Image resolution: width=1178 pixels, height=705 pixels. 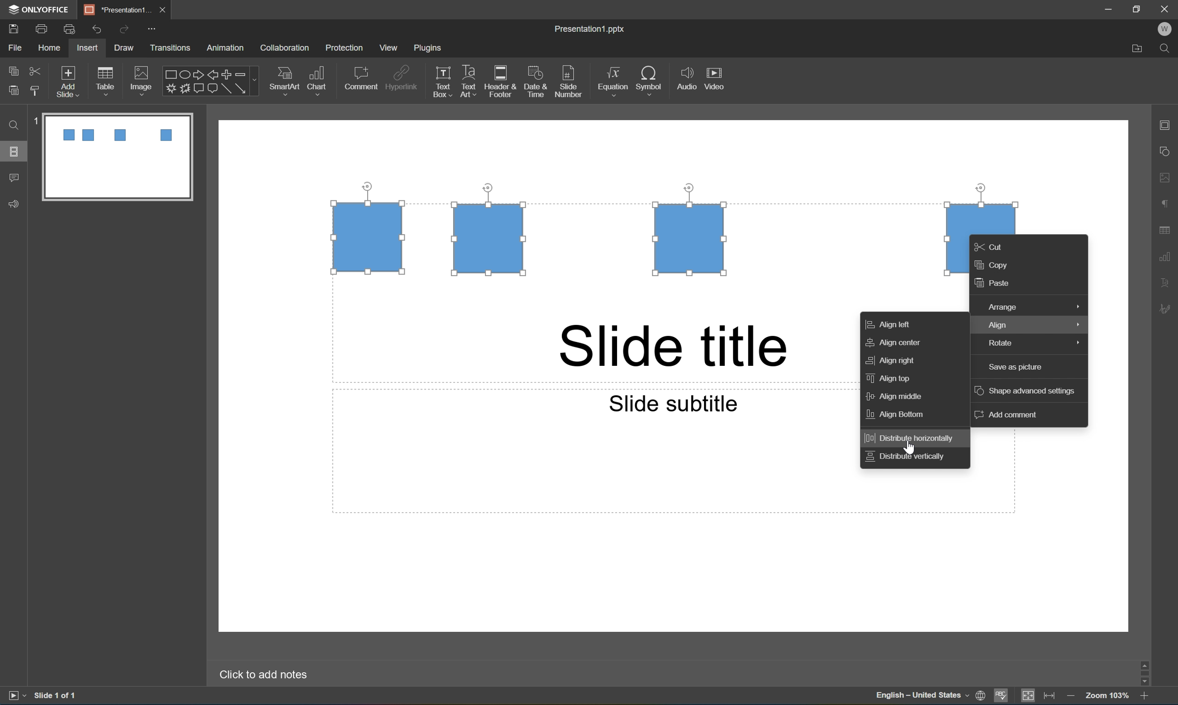 What do you see at coordinates (361, 78) in the screenshot?
I see `comment` at bounding box center [361, 78].